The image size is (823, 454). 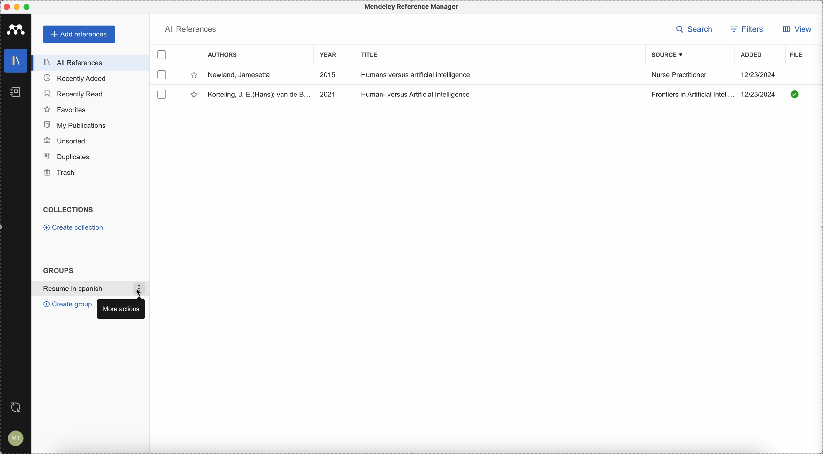 What do you see at coordinates (66, 109) in the screenshot?
I see `favorites` at bounding box center [66, 109].